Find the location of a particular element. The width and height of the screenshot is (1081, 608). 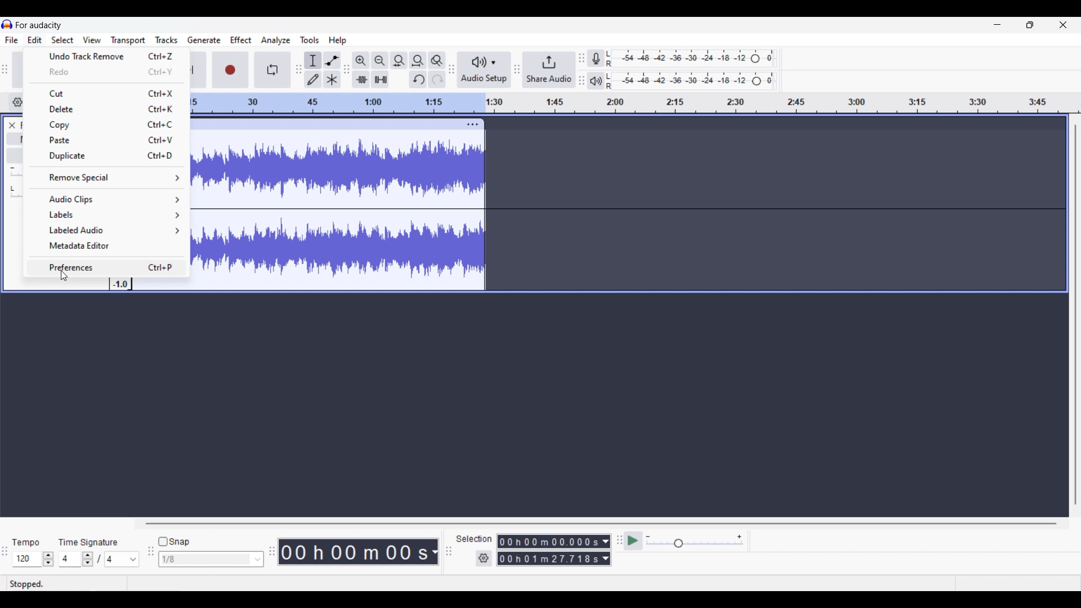

selection is located at coordinates (474, 539).